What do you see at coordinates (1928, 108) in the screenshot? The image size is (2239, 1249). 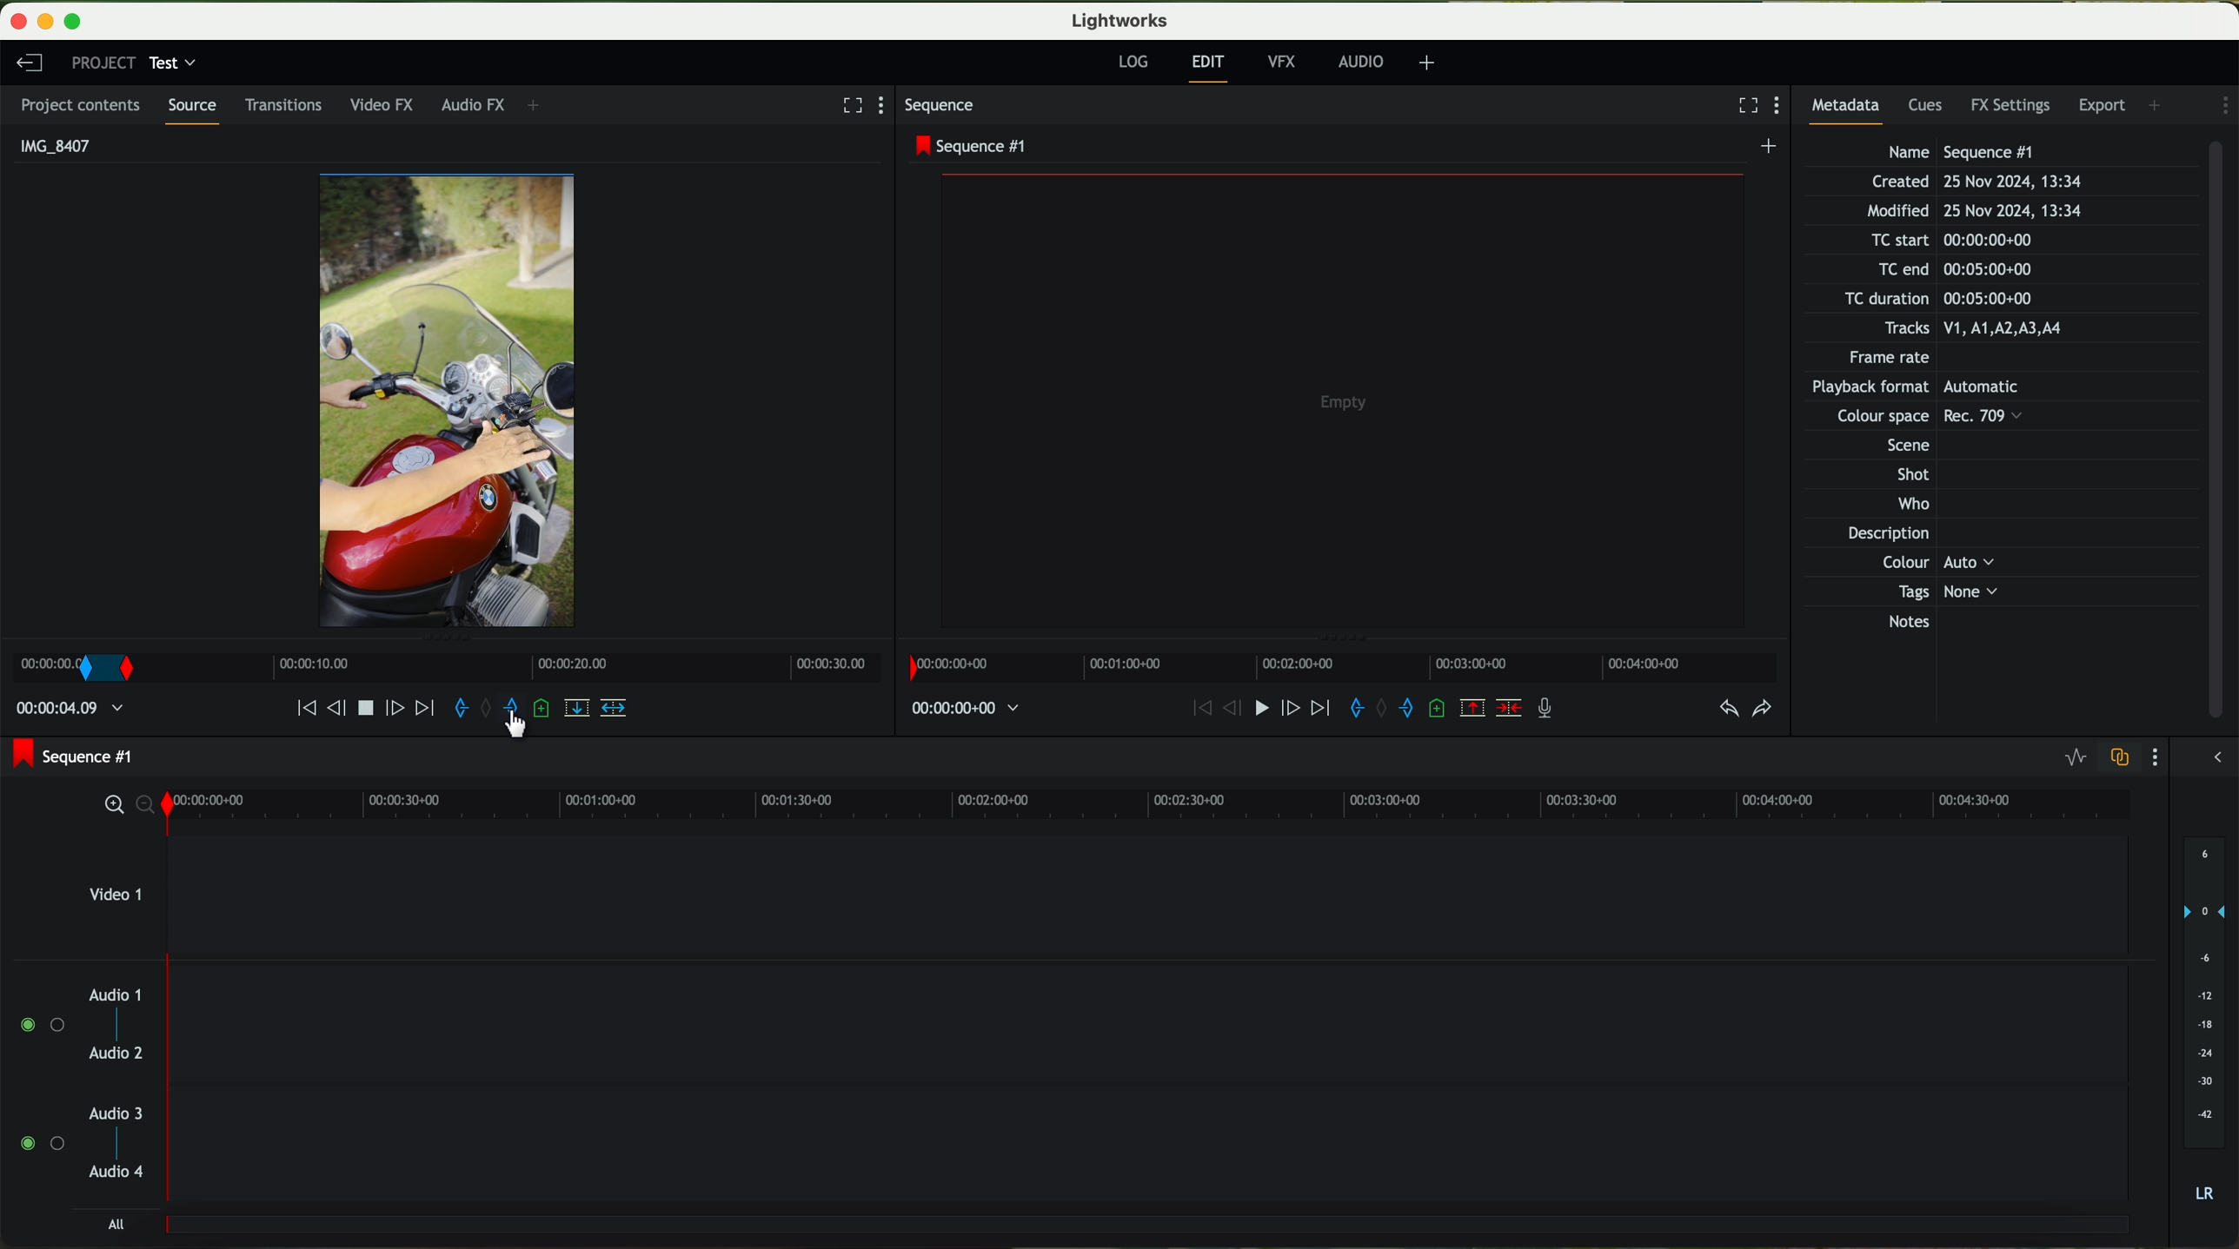 I see `cues` at bounding box center [1928, 108].